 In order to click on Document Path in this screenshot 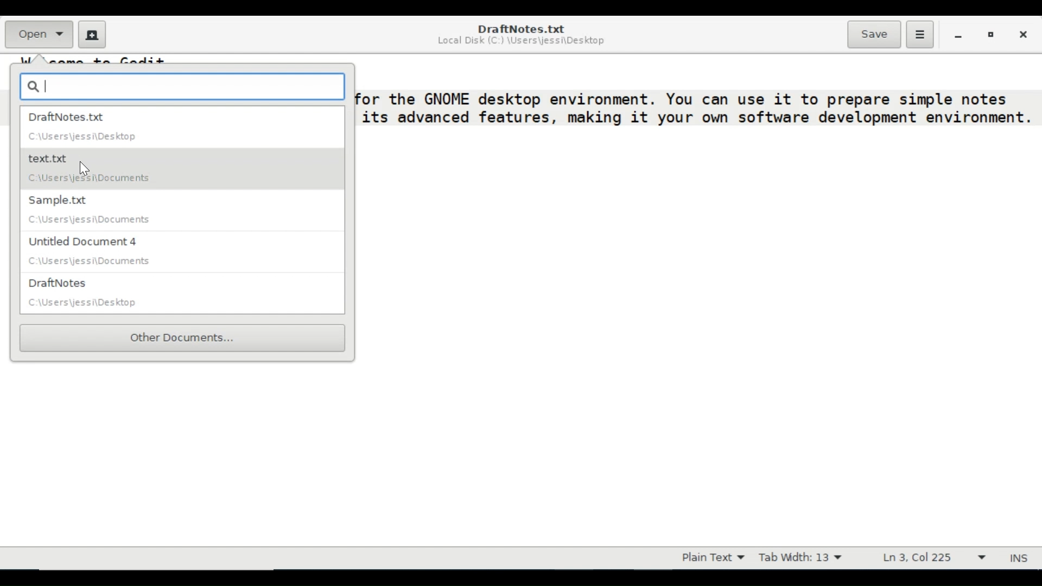, I will do `click(523, 43)`.